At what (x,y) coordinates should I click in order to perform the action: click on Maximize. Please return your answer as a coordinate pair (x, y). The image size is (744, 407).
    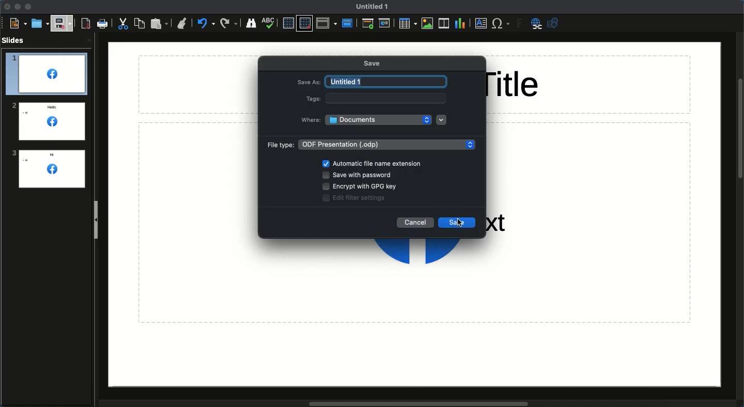
    Looking at the image, I should click on (28, 7).